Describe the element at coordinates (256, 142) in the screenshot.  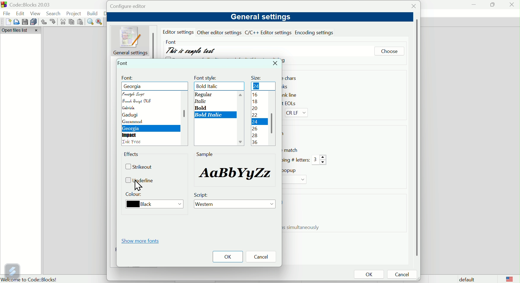
I see `36` at that location.